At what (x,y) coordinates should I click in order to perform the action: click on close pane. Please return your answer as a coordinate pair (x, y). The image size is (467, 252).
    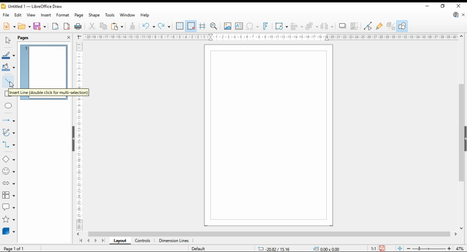
    Looking at the image, I should click on (68, 37).